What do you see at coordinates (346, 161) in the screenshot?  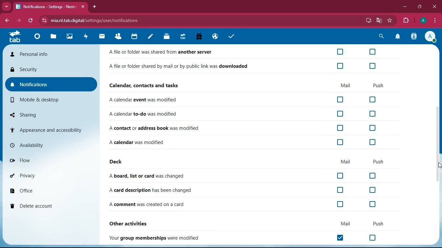 I see `mail` at bounding box center [346, 161].